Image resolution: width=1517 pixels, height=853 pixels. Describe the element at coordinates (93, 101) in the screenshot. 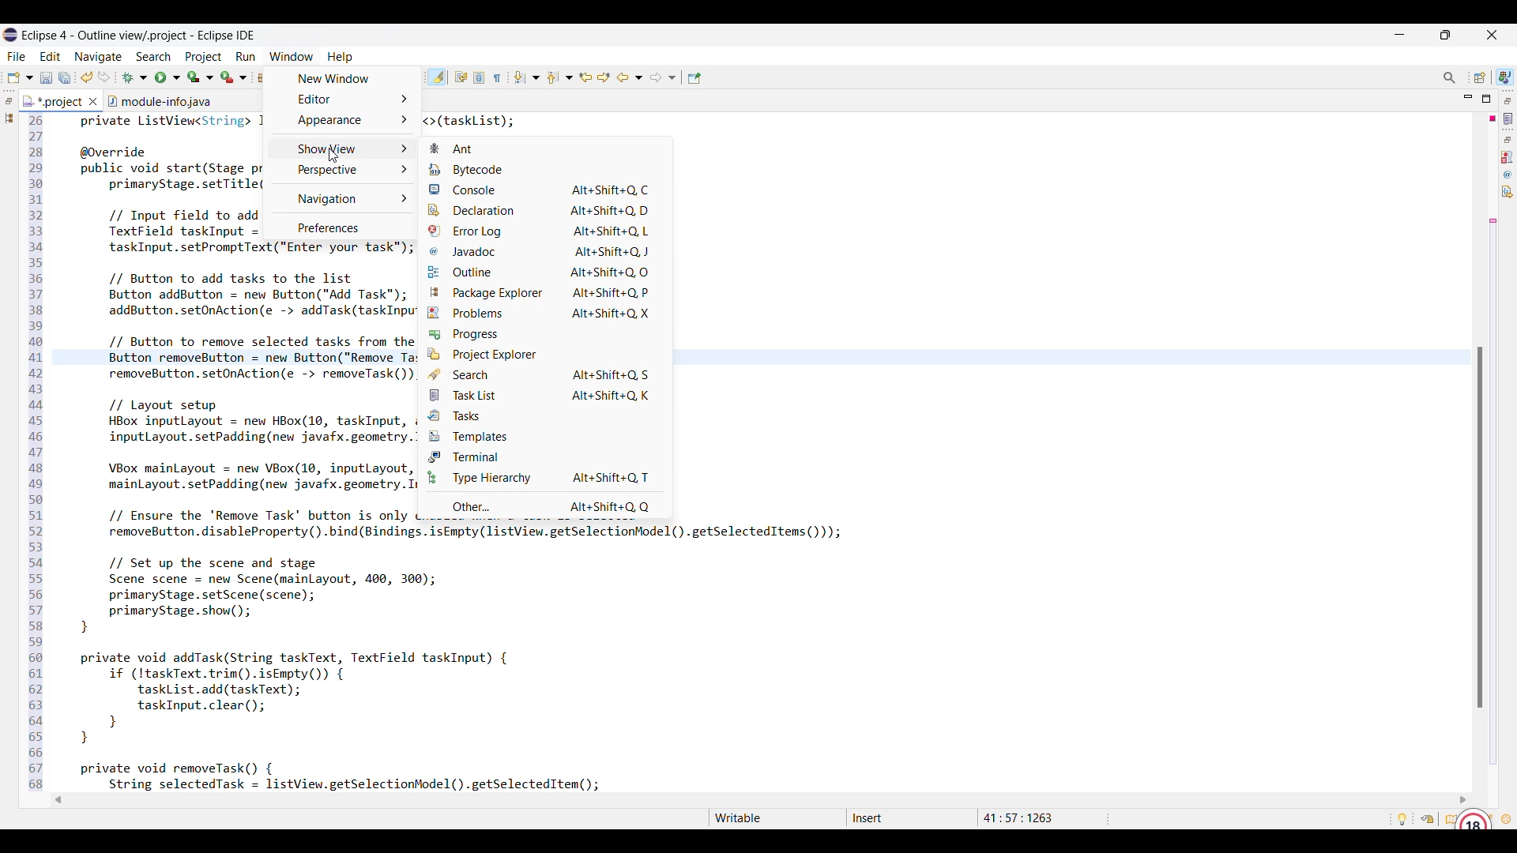

I see `Close tab` at that location.